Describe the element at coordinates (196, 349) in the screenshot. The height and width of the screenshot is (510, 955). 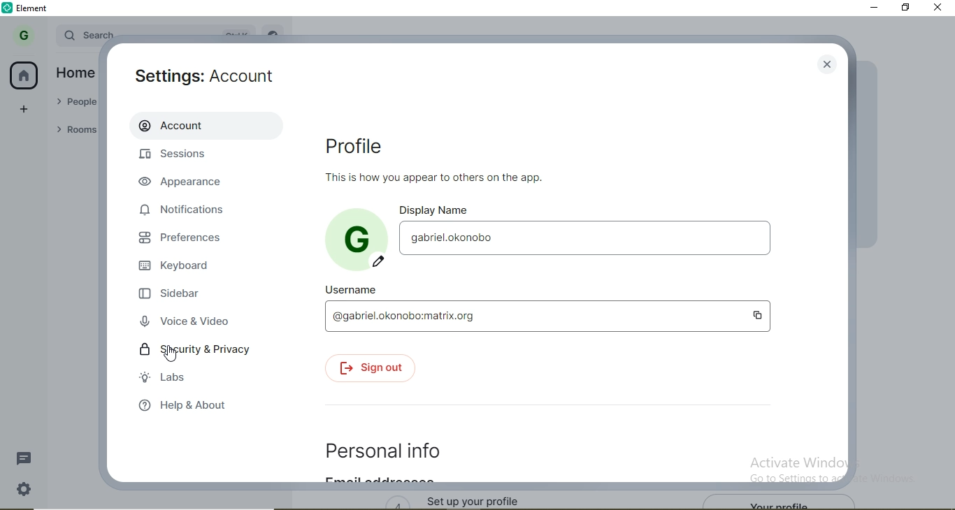
I see `security & privacy` at that location.